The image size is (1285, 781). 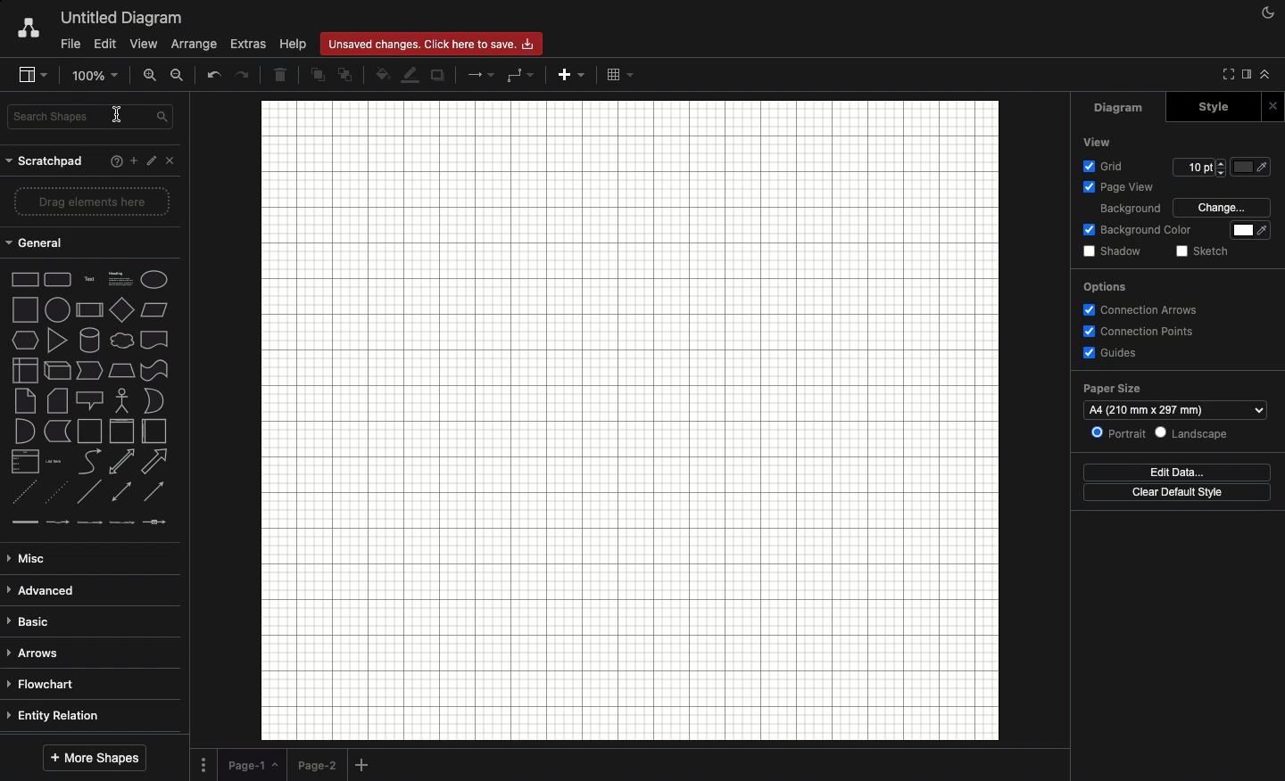 What do you see at coordinates (1265, 74) in the screenshot?
I see `Collapse` at bounding box center [1265, 74].